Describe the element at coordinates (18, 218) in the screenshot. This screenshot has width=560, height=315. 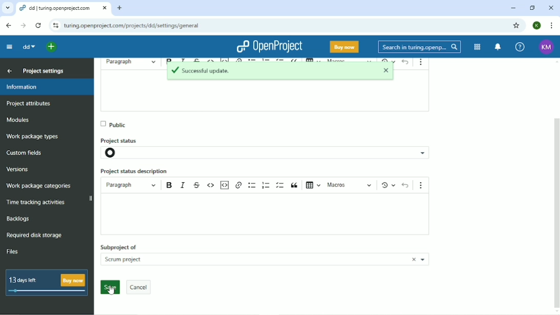
I see `Backlogs` at that location.